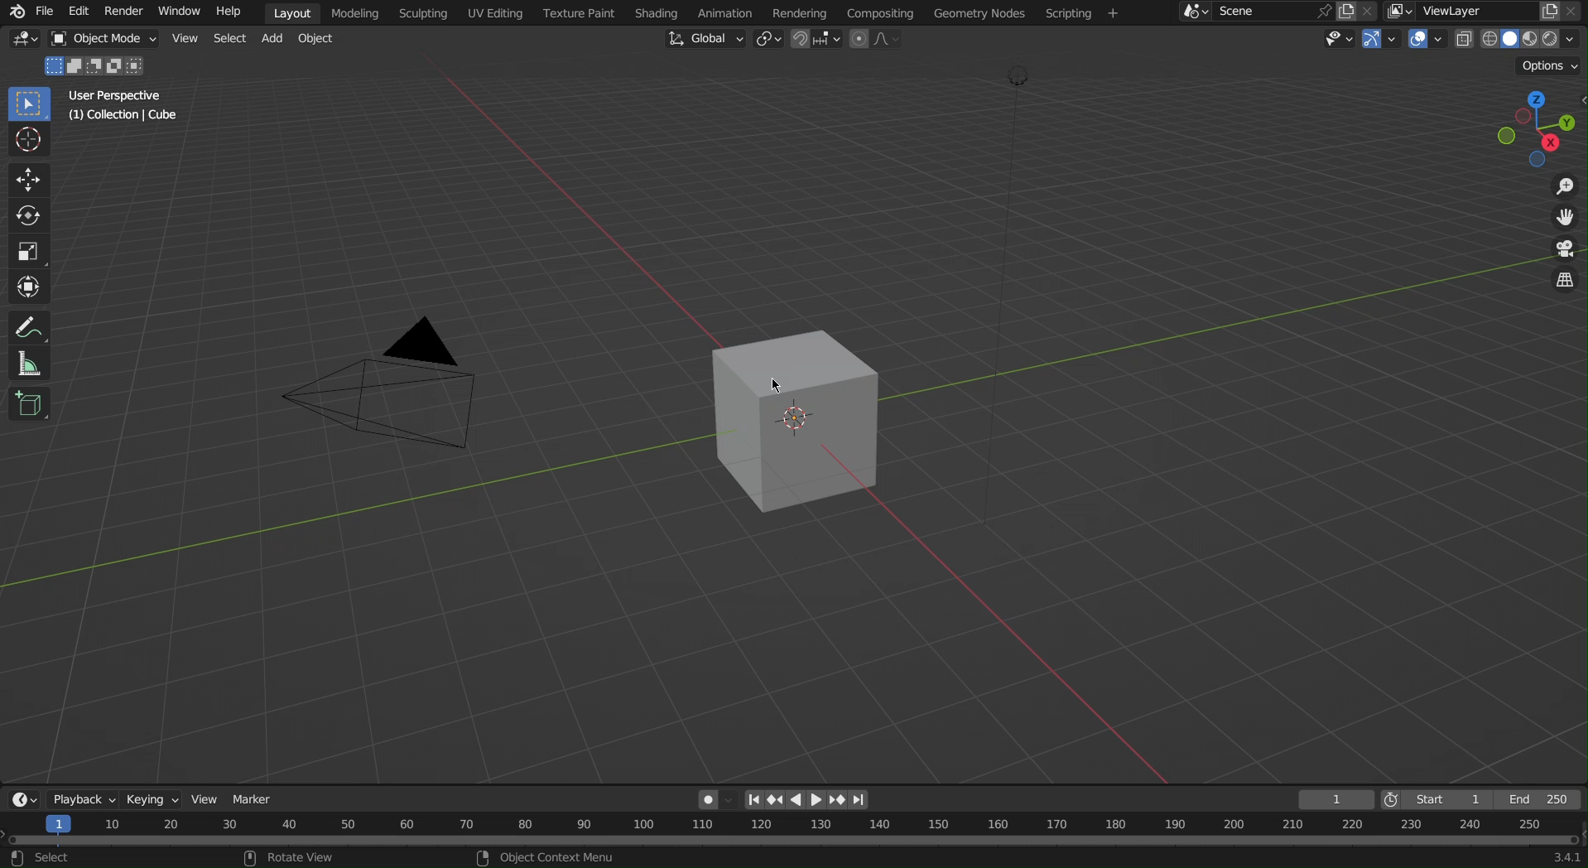 This screenshot has width=1588, height=868. What do you see at coordinates (1547, 65) in the screenshot?
I see `Options` at bounding box center [1547, 65].